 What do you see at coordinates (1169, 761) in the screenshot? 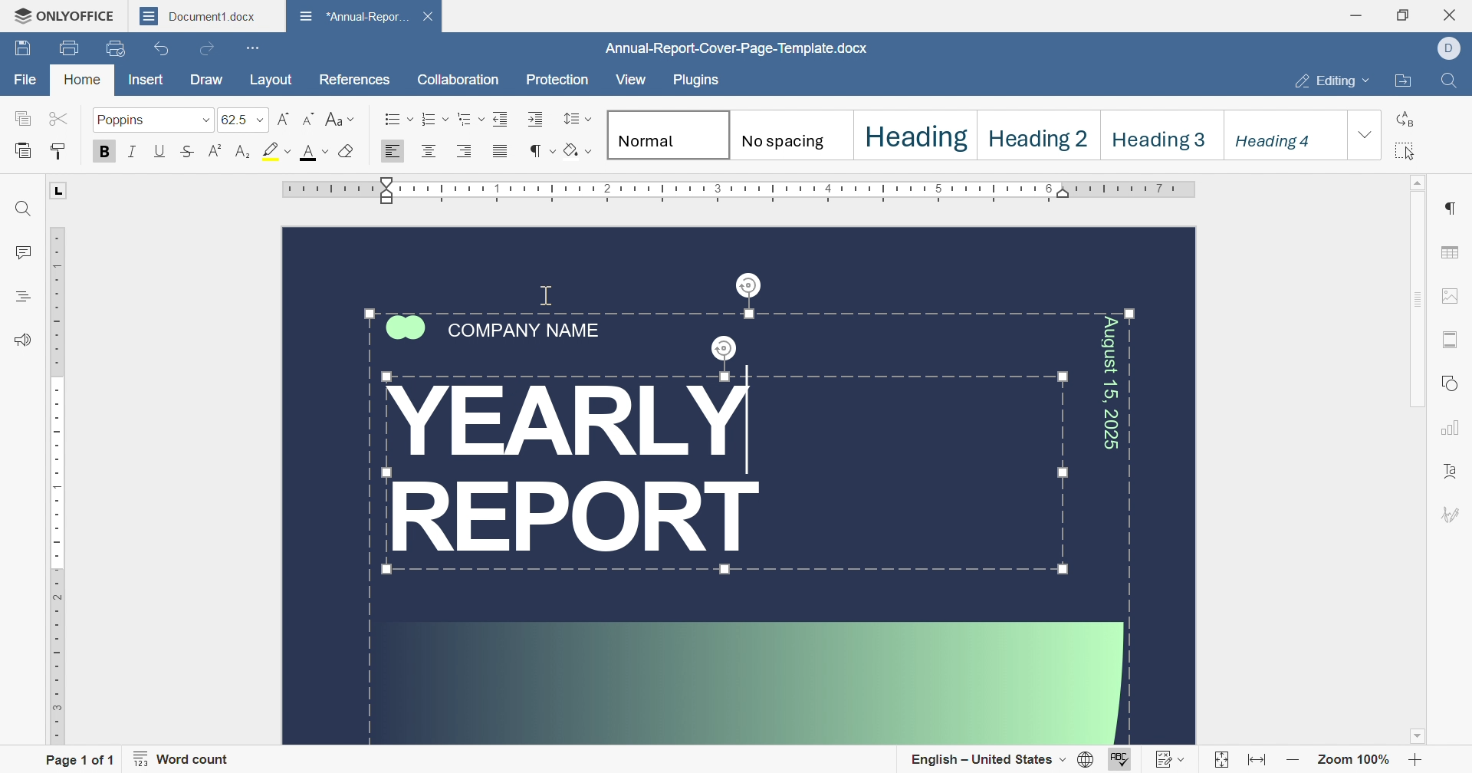
I see `track changes` at bounding box center [1169, 761].